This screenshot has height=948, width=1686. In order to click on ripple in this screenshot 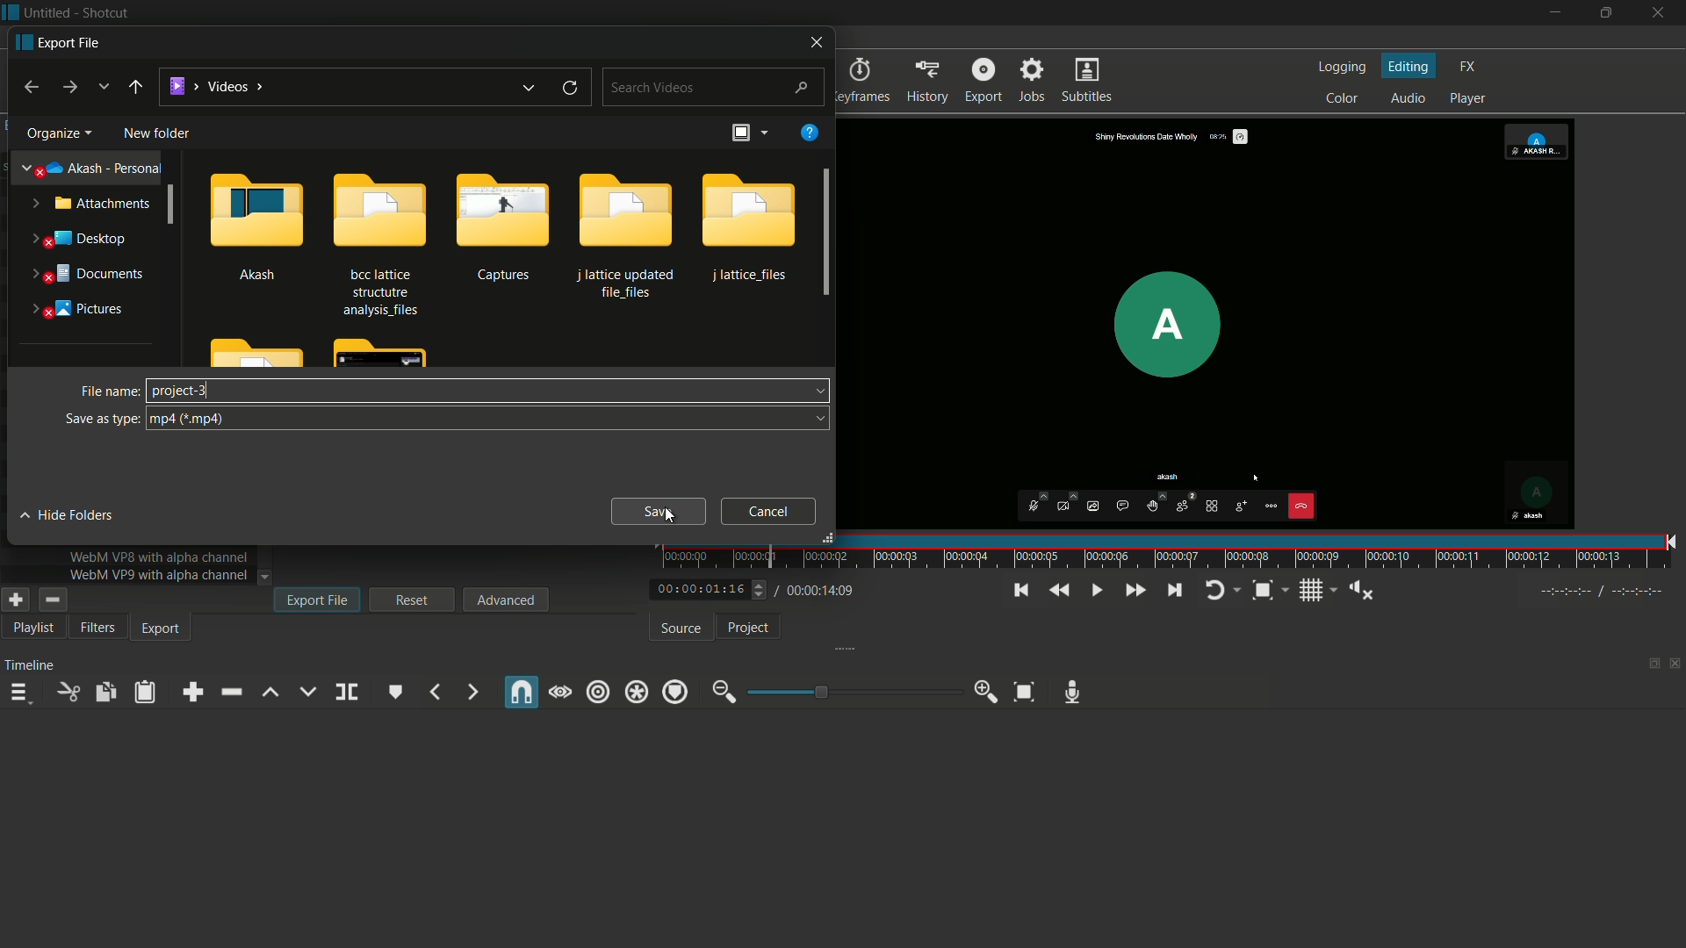, I will do `click(600, 691)`.